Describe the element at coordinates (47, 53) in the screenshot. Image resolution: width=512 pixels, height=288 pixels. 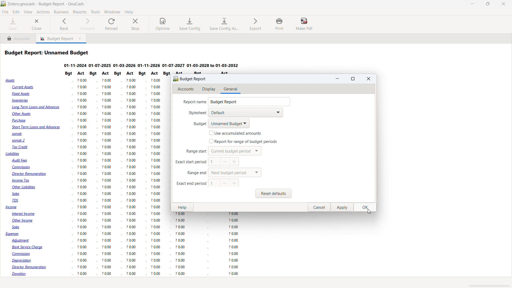
I see `budget report title` at that location.